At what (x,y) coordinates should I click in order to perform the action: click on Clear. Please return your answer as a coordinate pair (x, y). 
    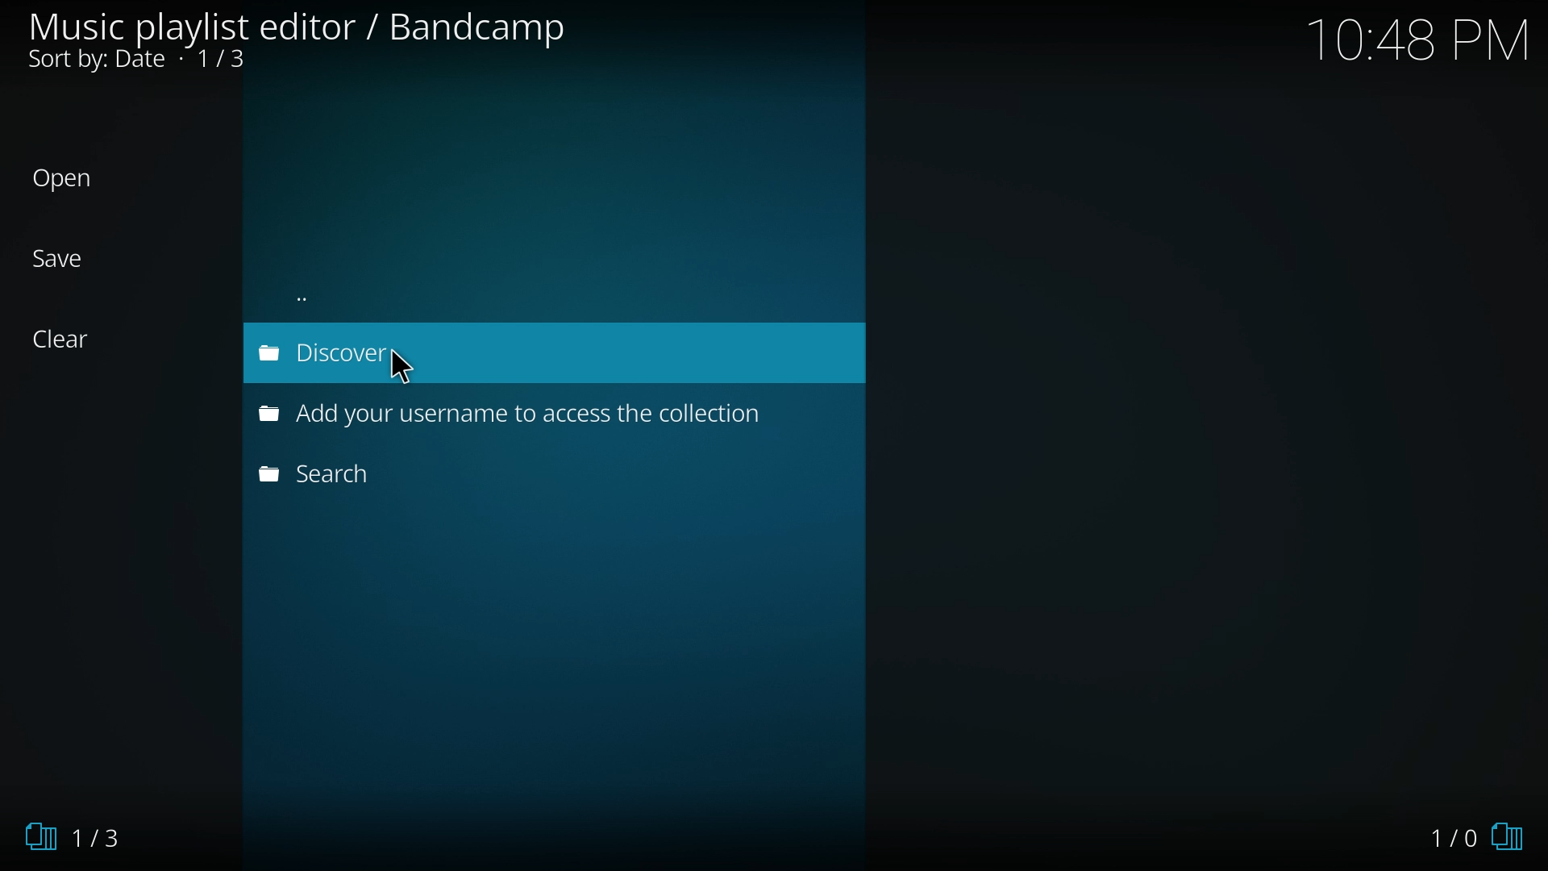
    Looking at the image, I should click on (75, 340).